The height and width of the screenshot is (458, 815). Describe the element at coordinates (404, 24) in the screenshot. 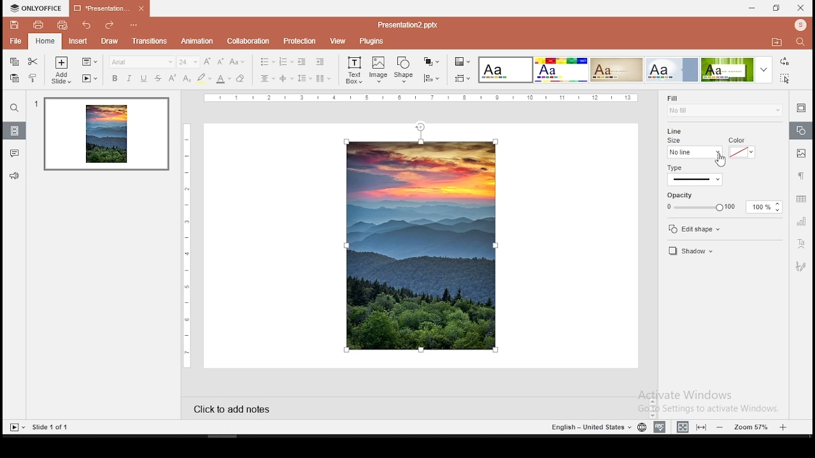

I see `presentation2.pptx` at that location.